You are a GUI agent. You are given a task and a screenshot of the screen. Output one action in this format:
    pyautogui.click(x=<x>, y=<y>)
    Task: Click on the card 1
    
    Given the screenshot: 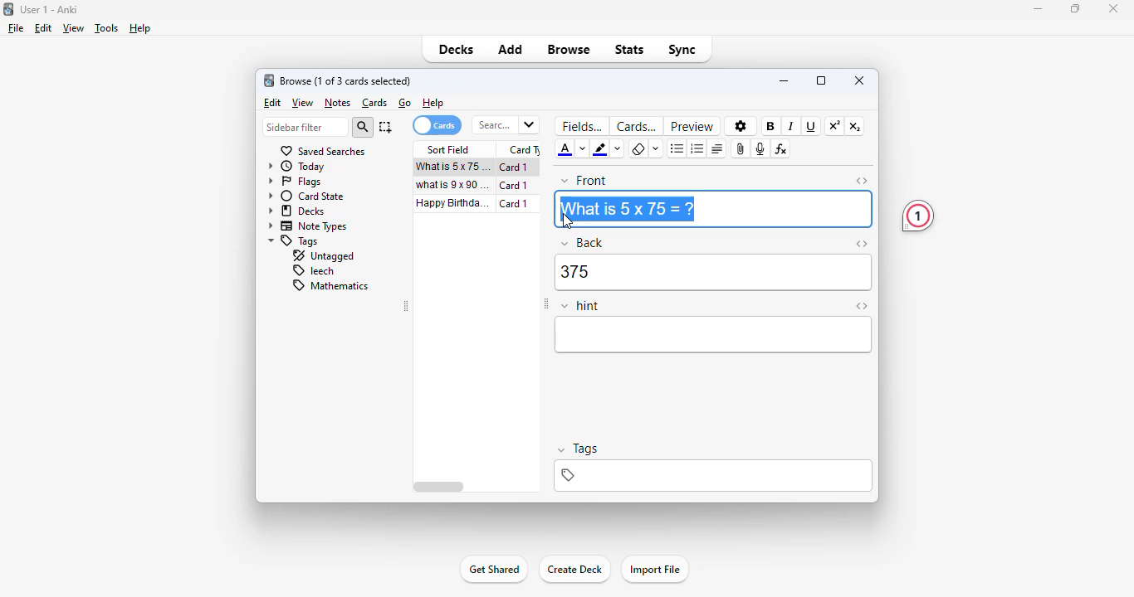 What is the action you would take?
    pyautogui.click(x=514, y=204)
    